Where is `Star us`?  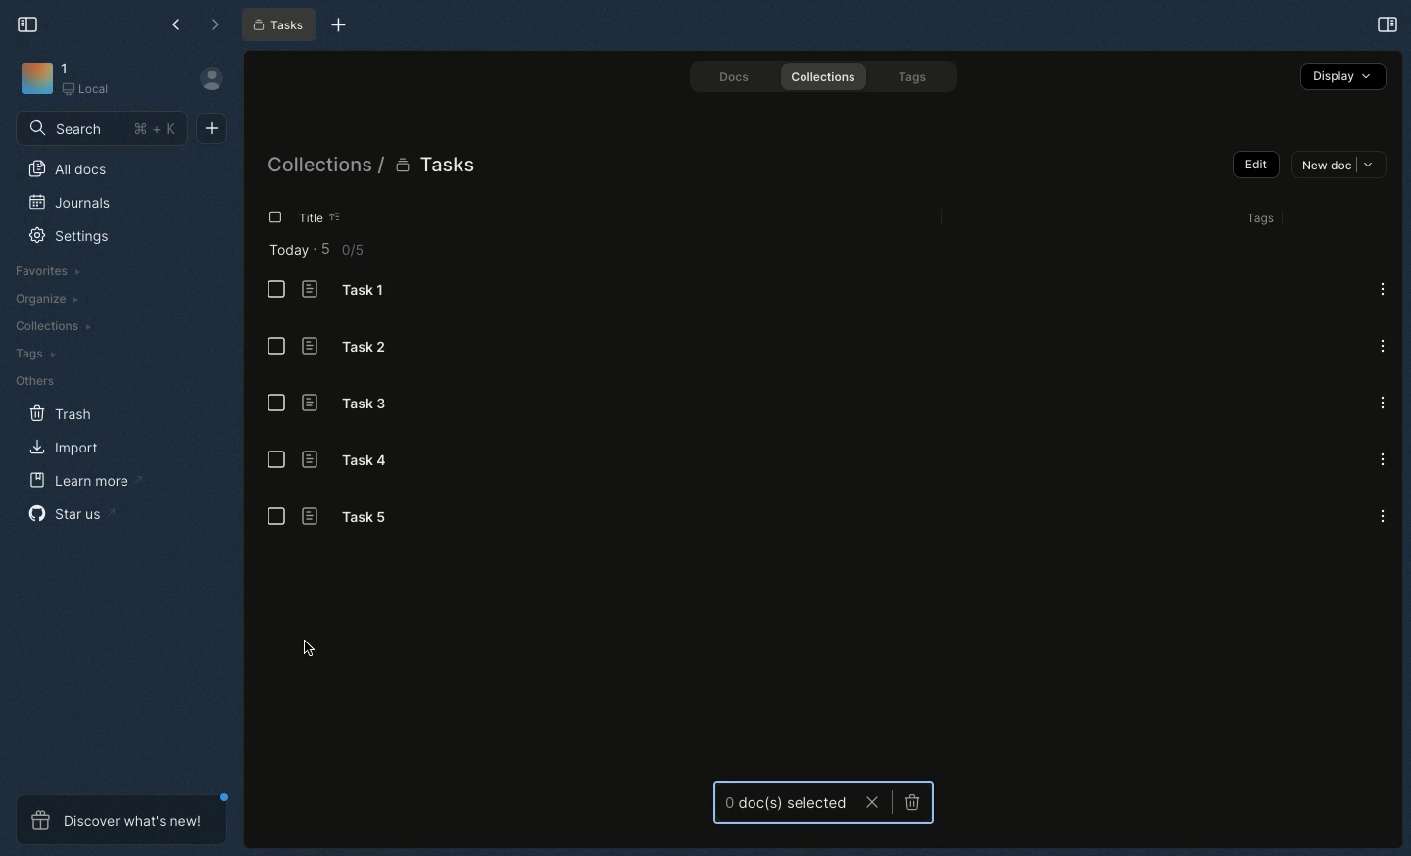
Star us is located at coordinates (67, 512).